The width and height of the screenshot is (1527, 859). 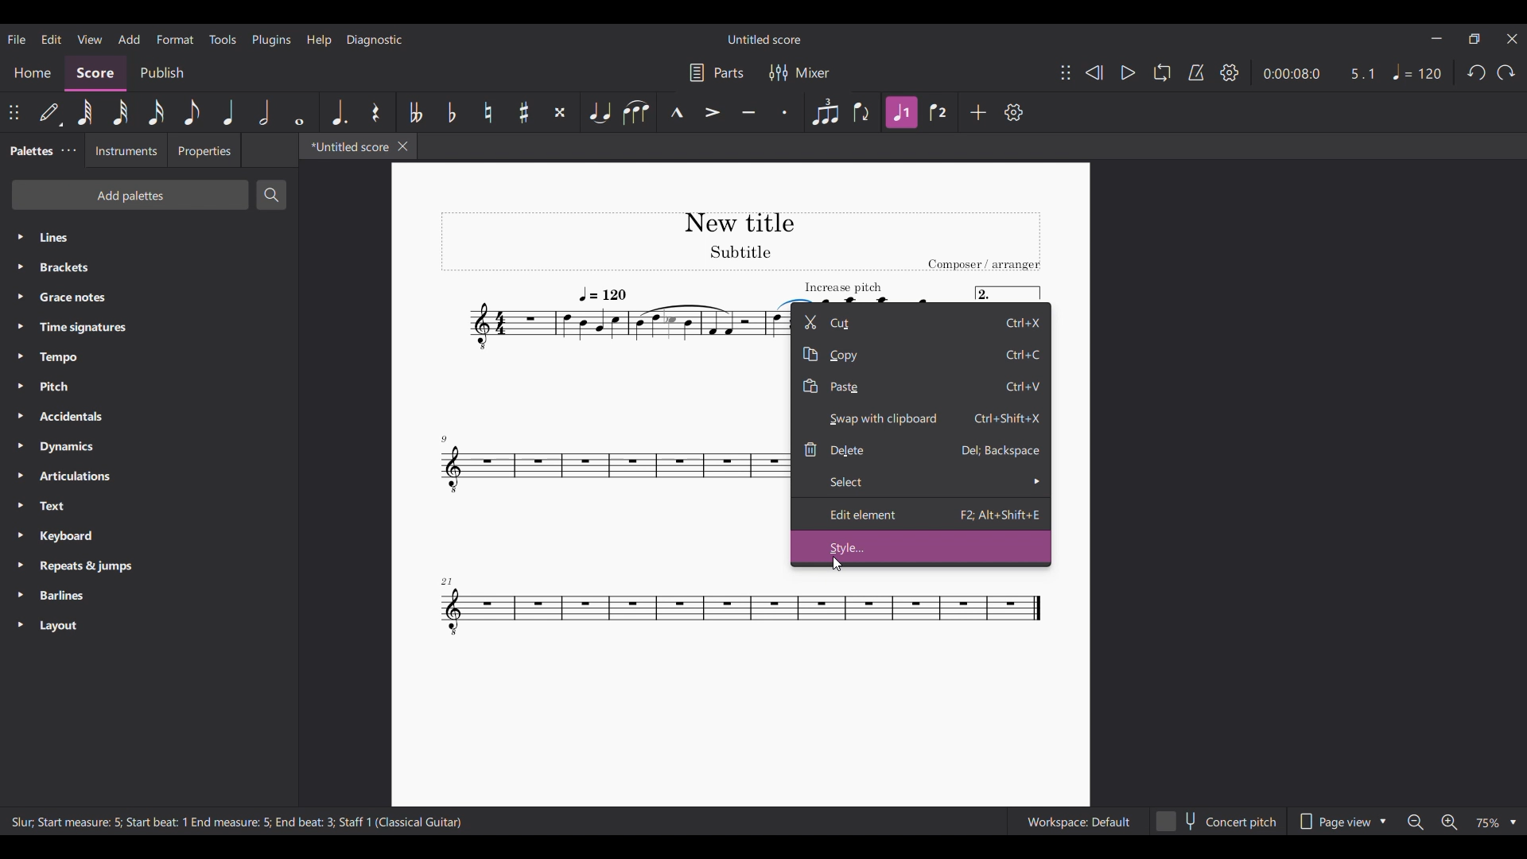 I want to click on Voice 1, highlighted, so click(x=902, y=113).